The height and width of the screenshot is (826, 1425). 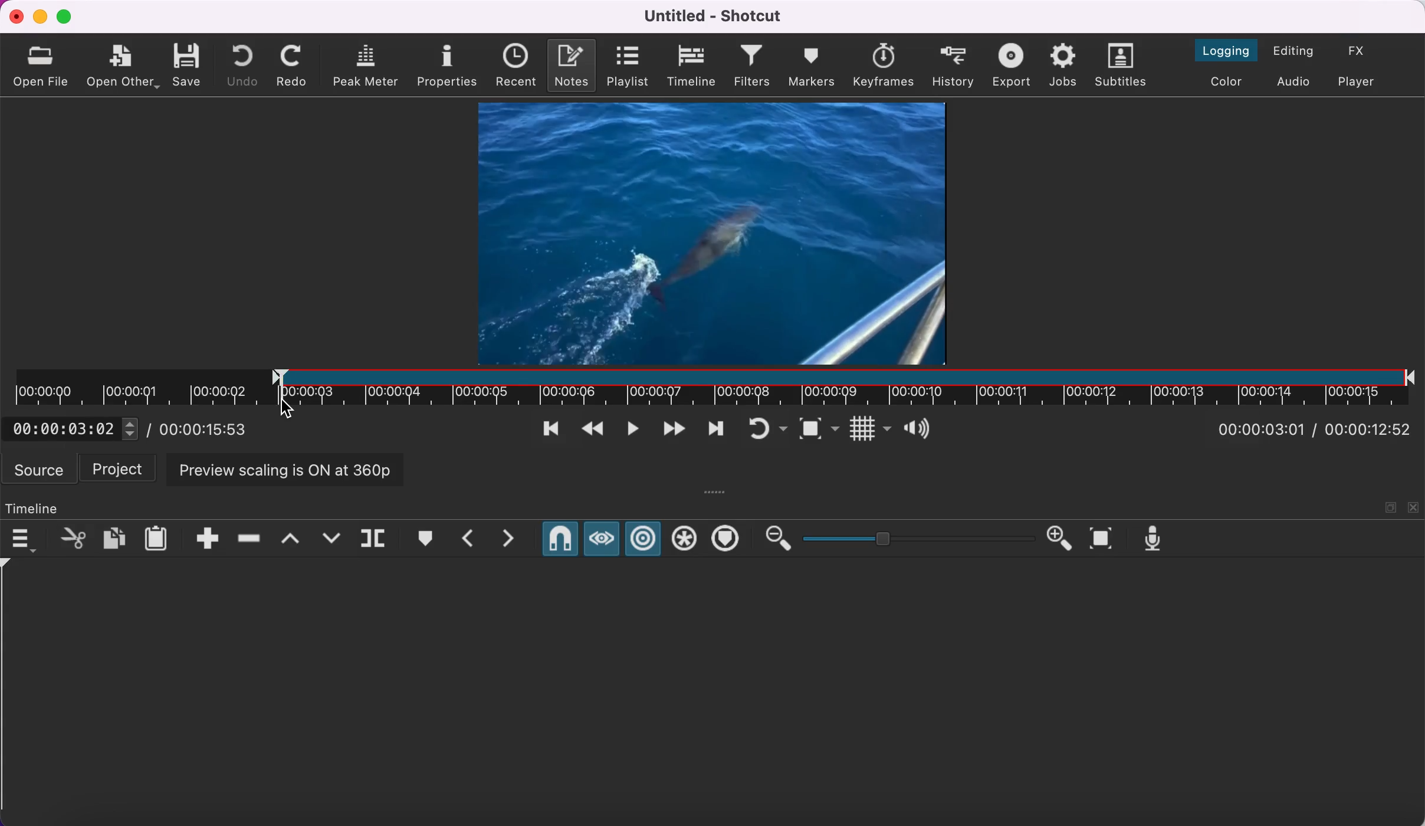 I want to click on open other, so click(x=124, y=67).